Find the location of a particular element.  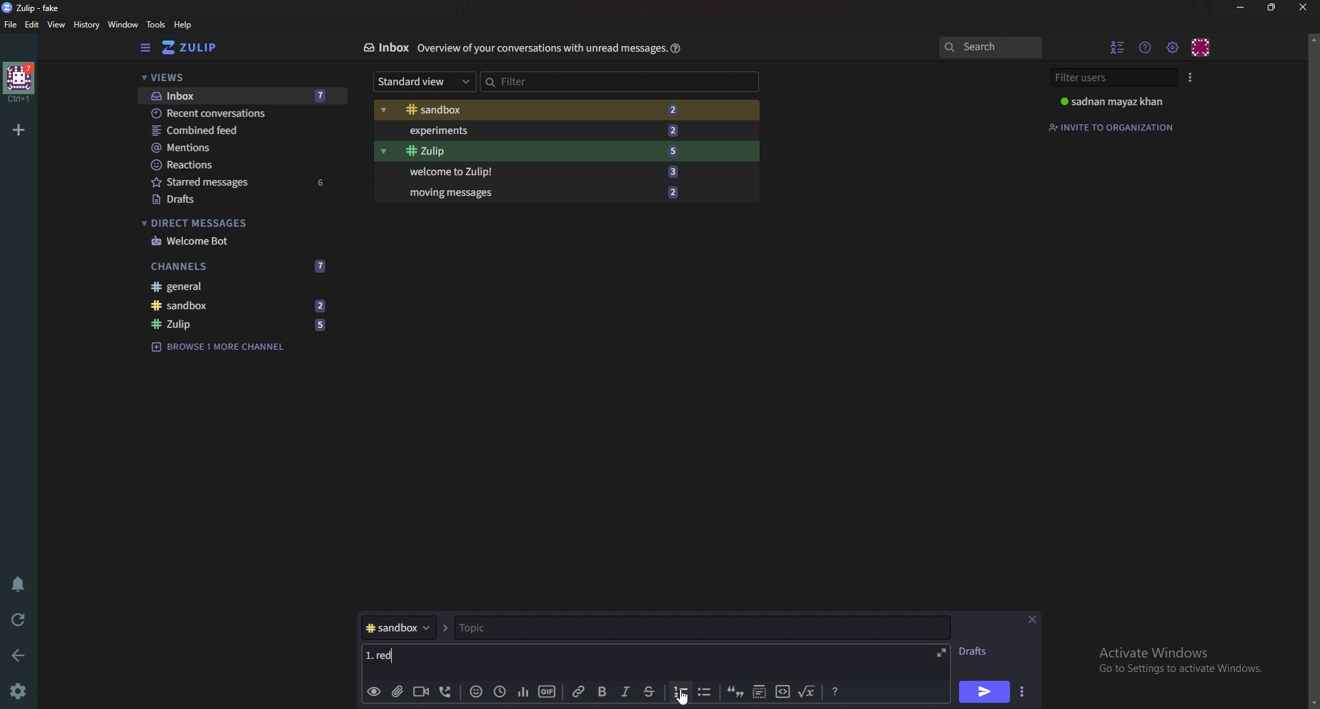

Combine feed is located at coordinates (244, 131).